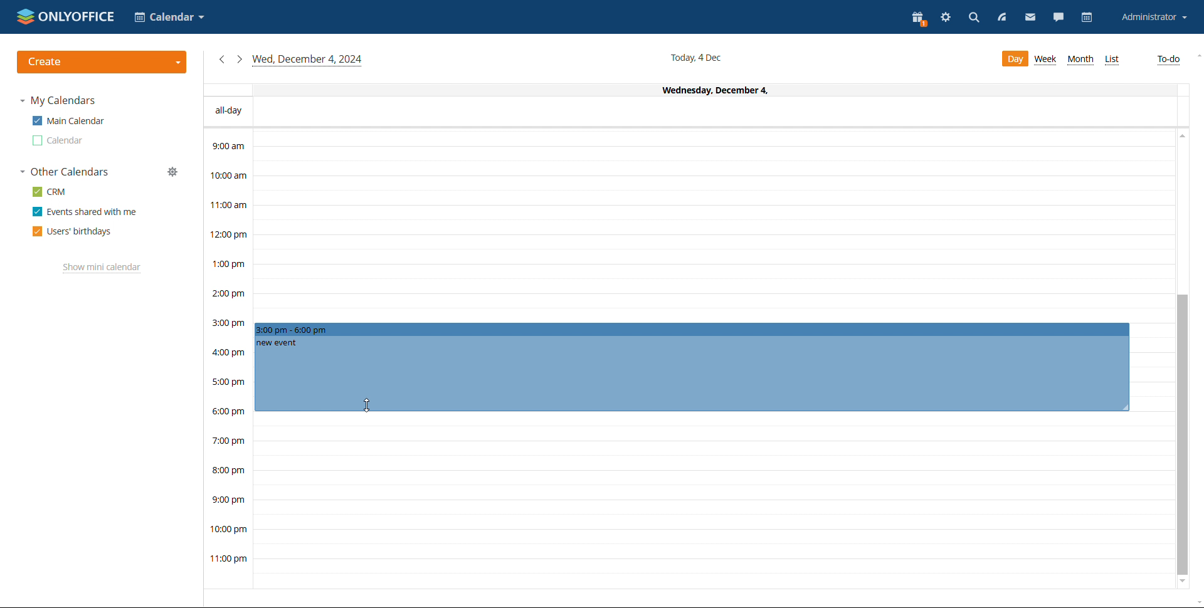  I want to click on timeline, so click(228, 359).